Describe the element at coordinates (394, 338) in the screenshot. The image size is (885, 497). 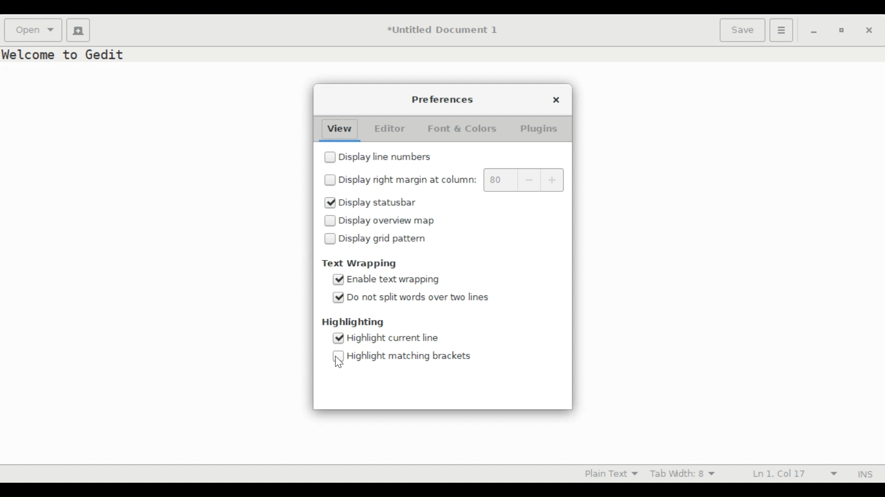
I see `Highlight current line` at that location.